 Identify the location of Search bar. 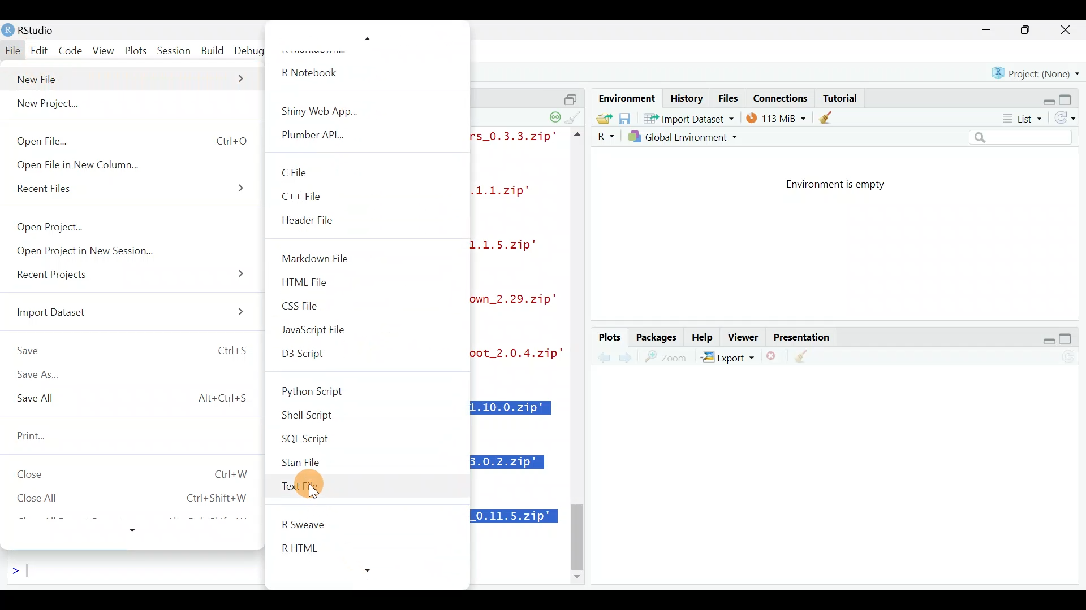
(1023, 138).